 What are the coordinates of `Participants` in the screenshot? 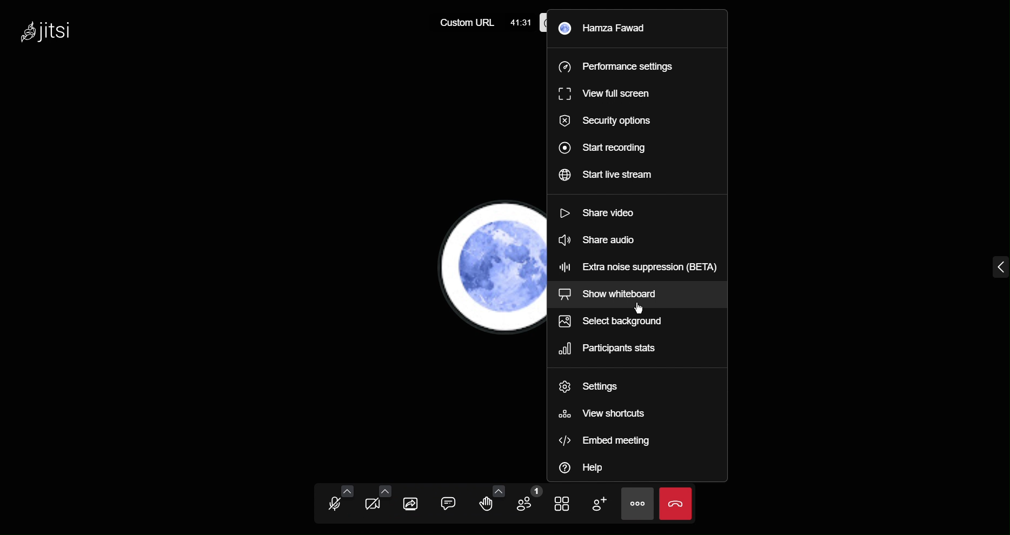 It's located at (612, 350).